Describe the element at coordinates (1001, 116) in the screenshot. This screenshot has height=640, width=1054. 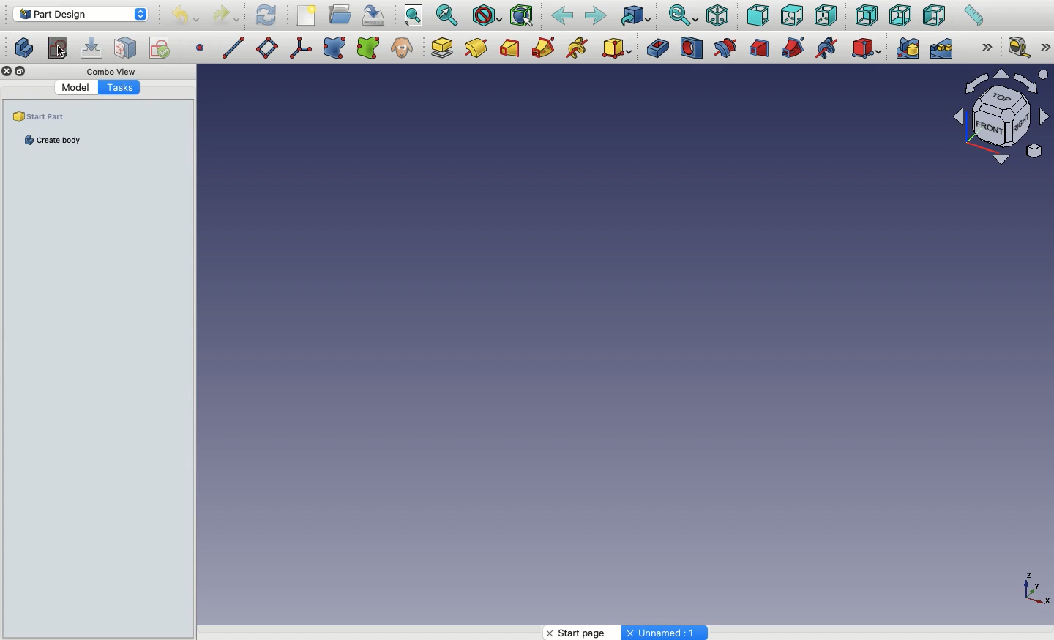
I see `Navigator` at that location.